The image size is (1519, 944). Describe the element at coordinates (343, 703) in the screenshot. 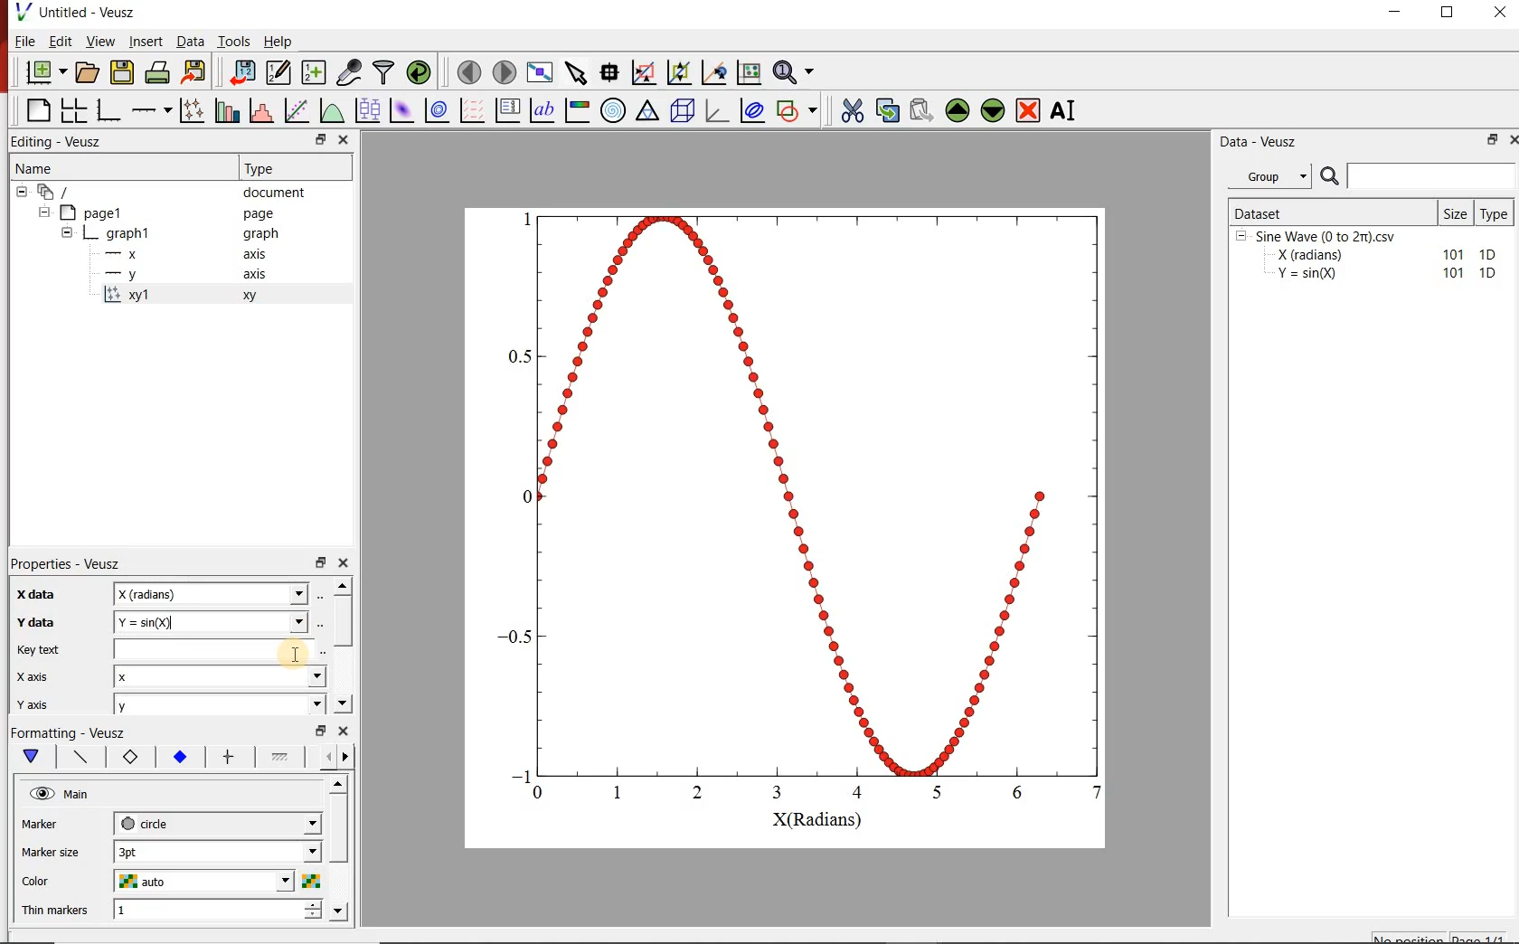

I see `Down` at that location.